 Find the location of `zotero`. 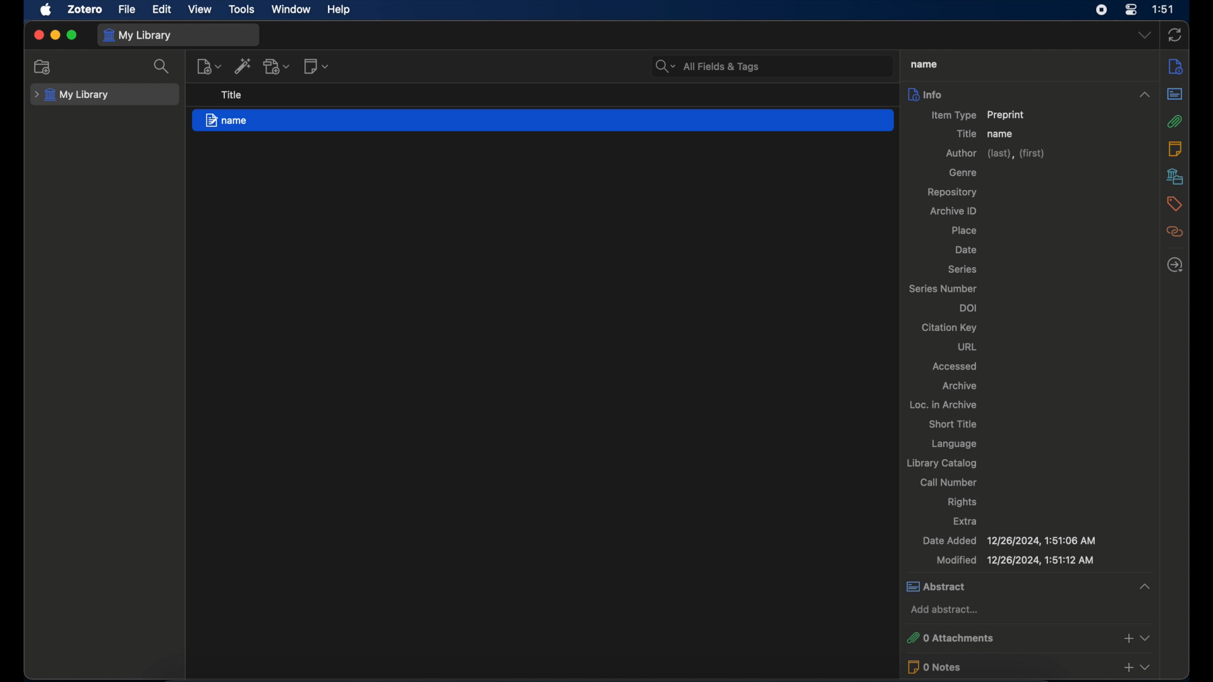

zotero is located at coordinates (85, 9).